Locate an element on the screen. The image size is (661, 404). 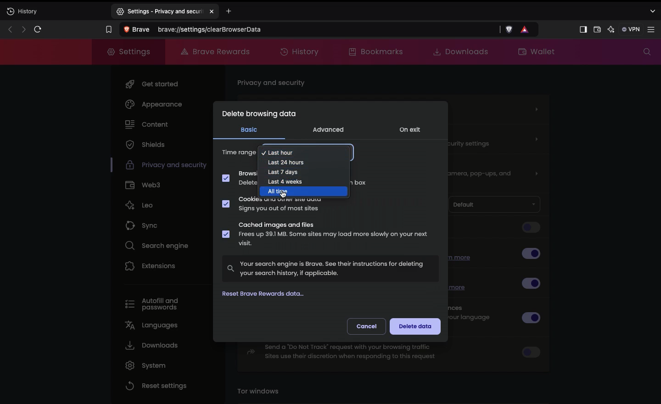
ON exit is located at coordinates (412, 131).